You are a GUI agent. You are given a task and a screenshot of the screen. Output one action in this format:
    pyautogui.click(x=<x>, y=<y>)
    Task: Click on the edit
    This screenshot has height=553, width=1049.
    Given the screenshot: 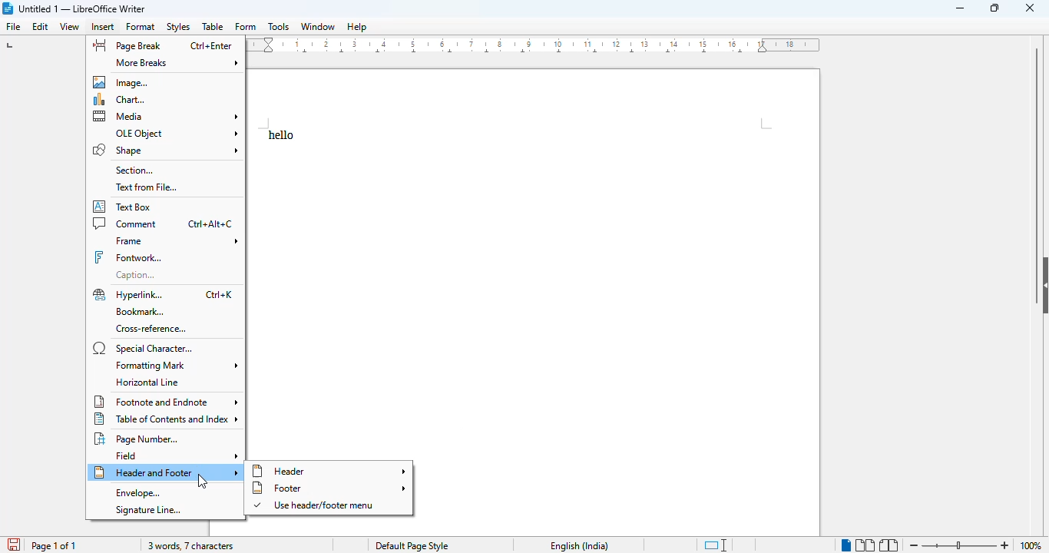 What is the action you would take?
    pyautogui.click(x=41, y=26)
    